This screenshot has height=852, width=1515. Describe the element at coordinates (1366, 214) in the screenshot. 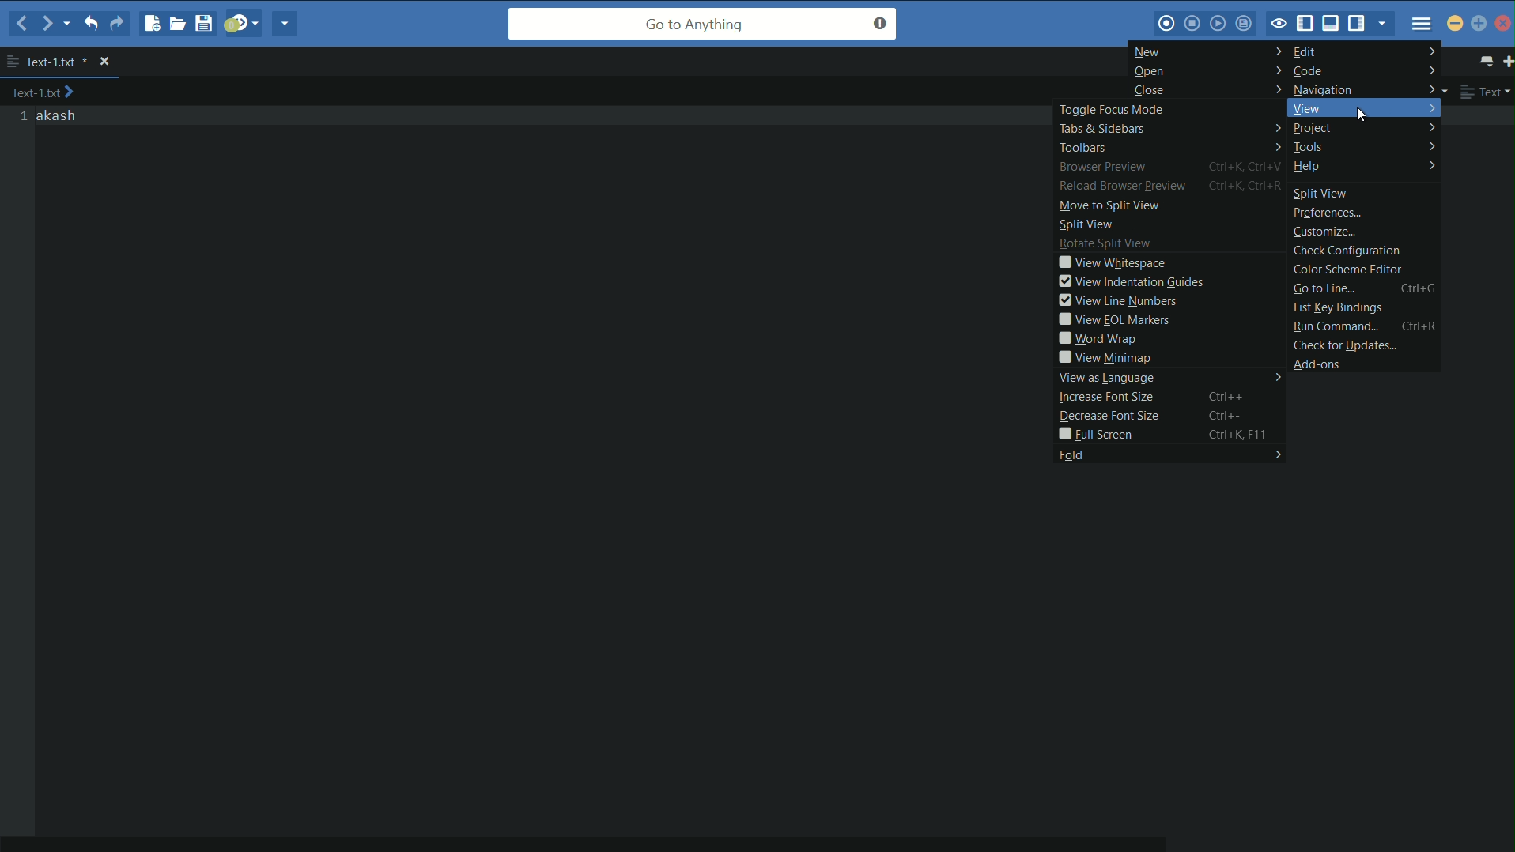

I see `preferences` at that location.